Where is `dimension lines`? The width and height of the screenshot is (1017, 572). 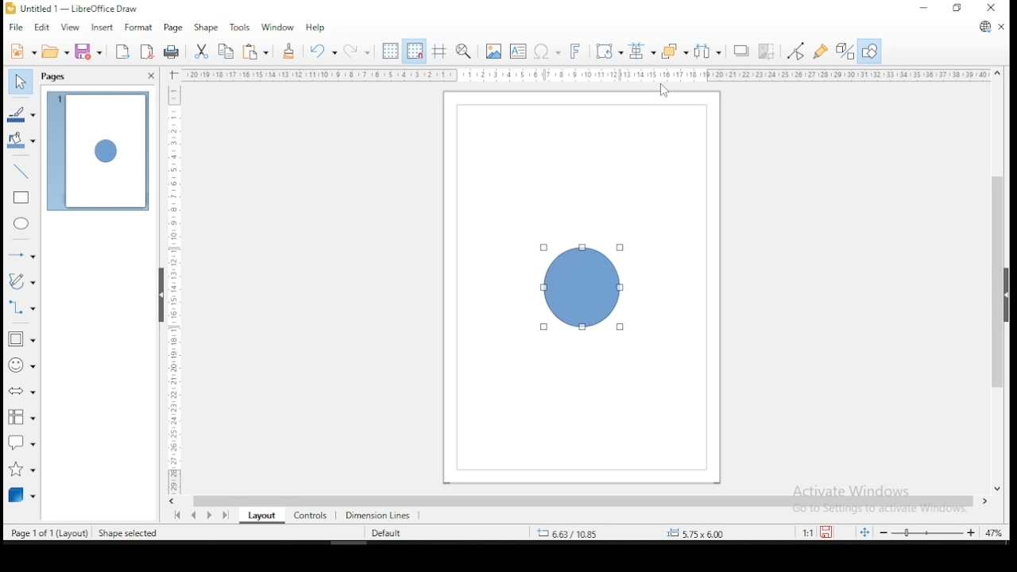 dimension lines is located at coordinates (378, 514).